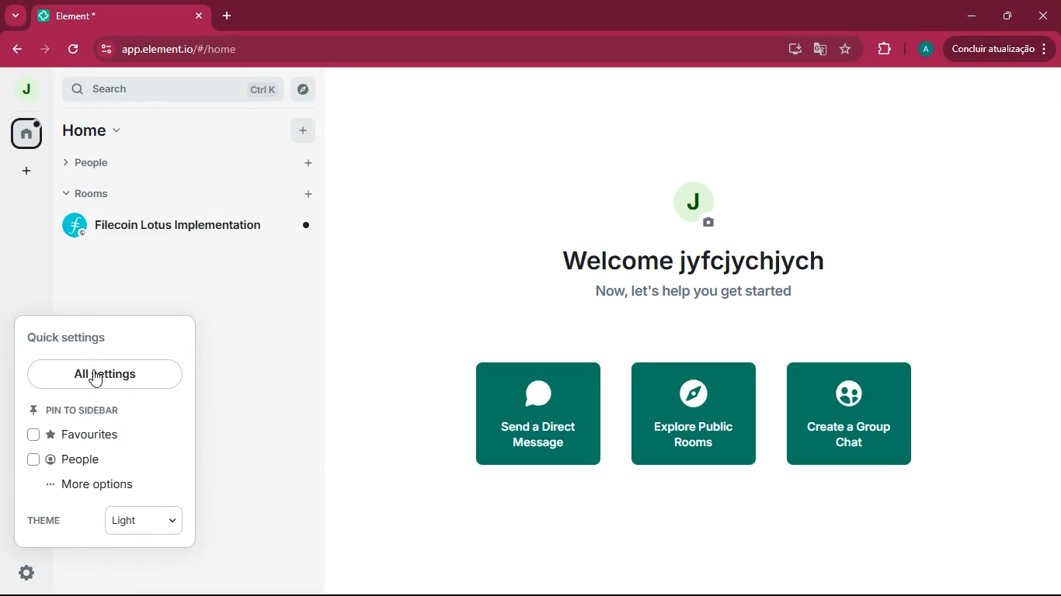 The height and width of the screenshot is (596, 1061). What do you see at coordinates (198, 16) in the screenshot?
I see `close` at bounding box center [198, 16].